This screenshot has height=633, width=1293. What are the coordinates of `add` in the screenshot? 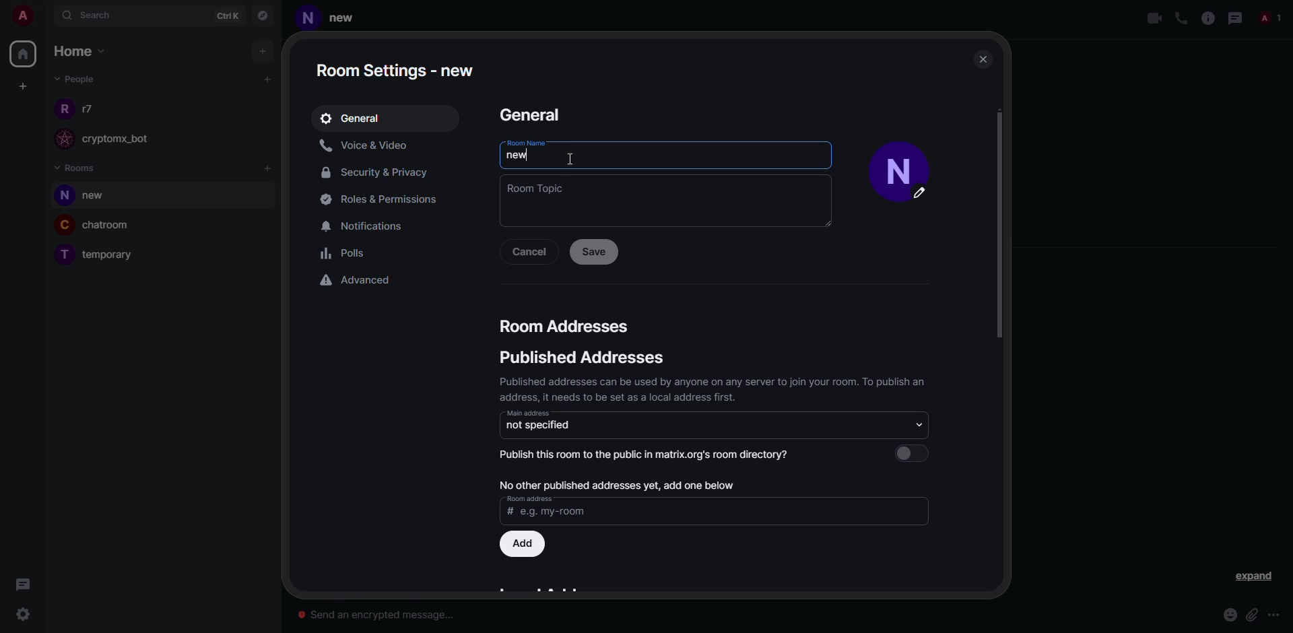 It's located at (525, 543).